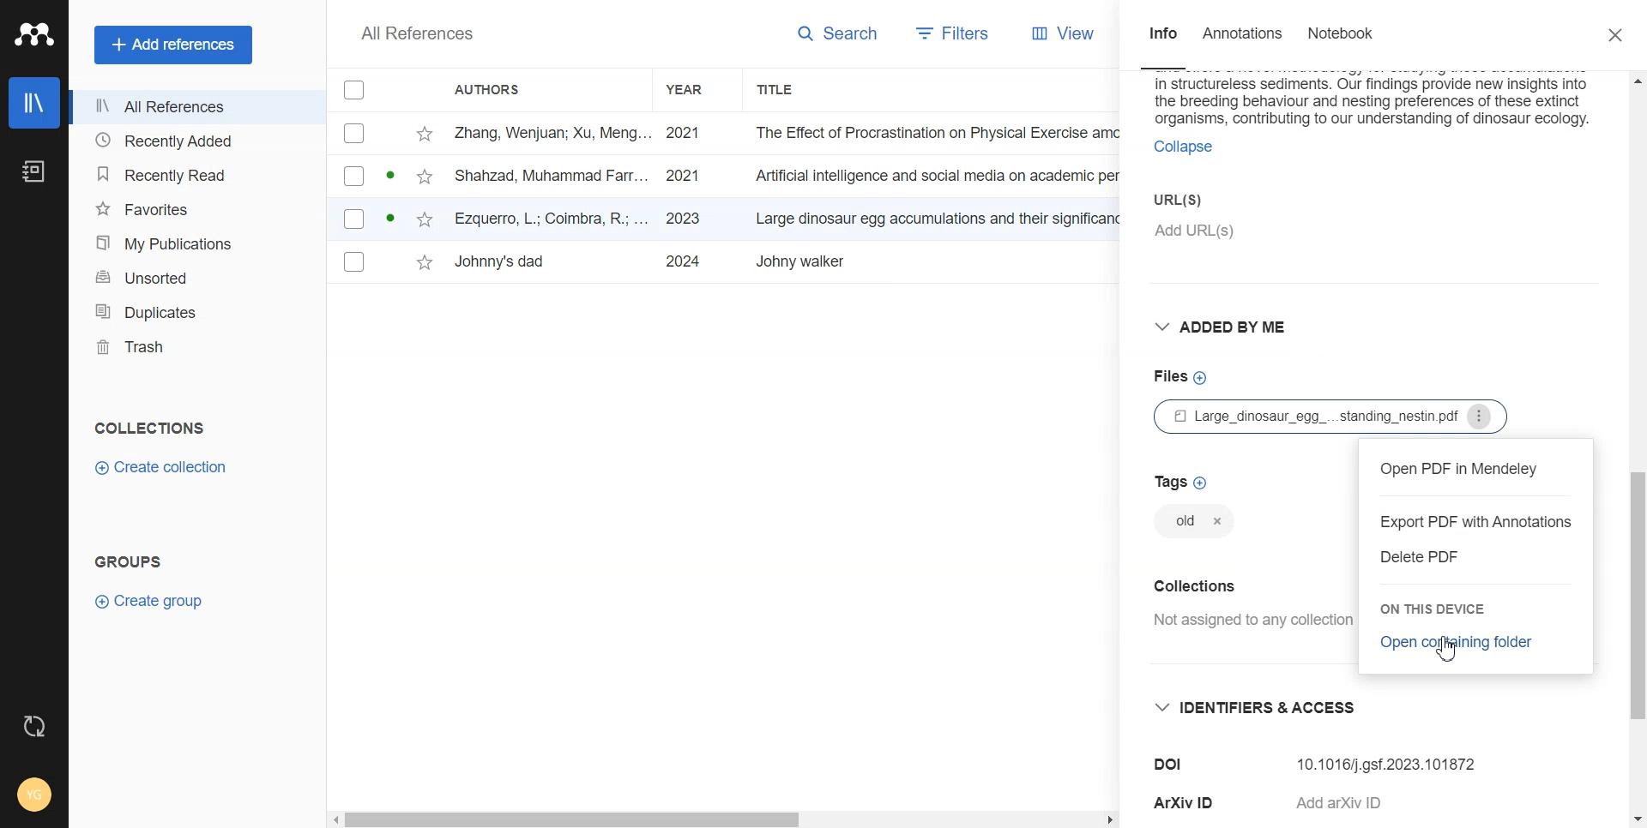  I want to click on All References, so click(190, 107).